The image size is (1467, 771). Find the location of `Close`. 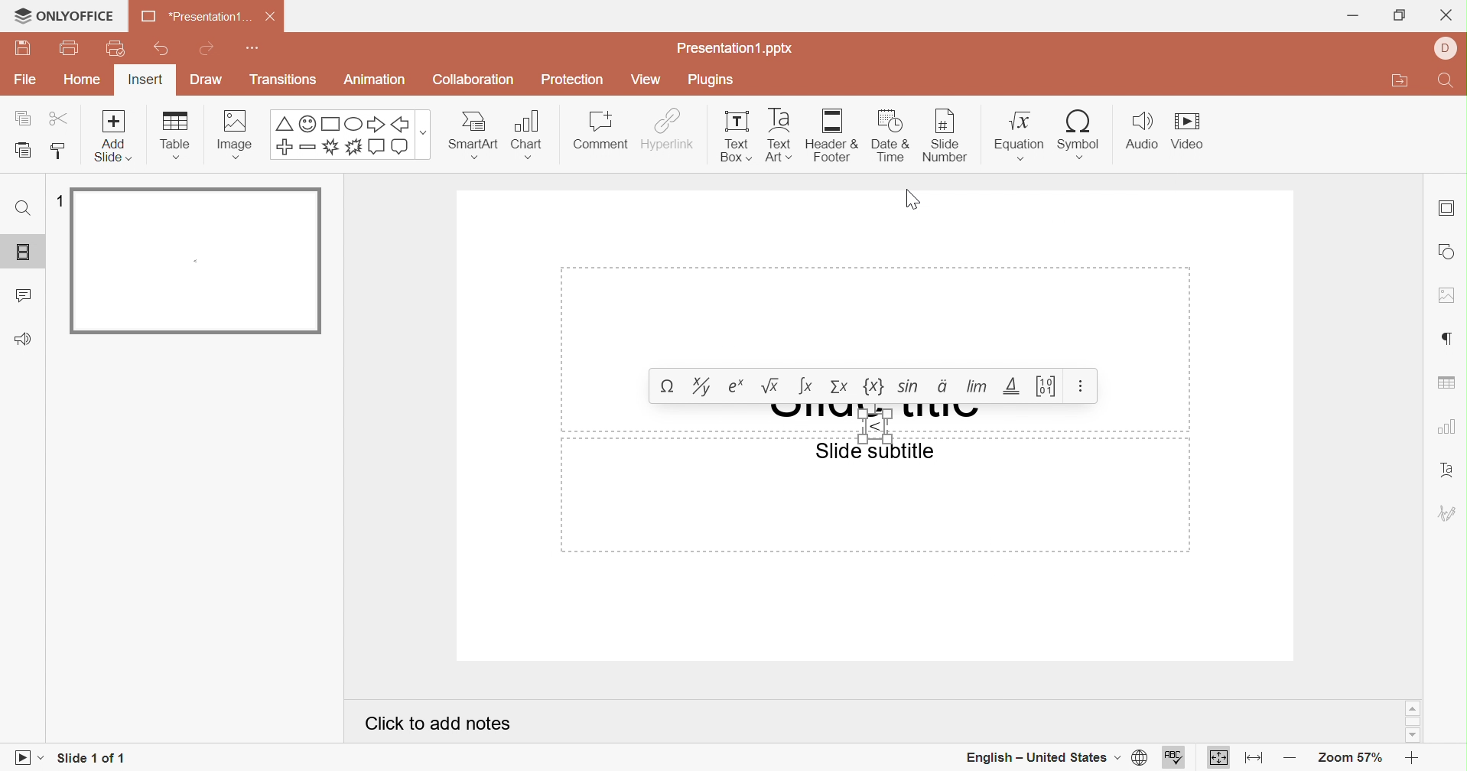

Close is located at coordinates (270, 18).